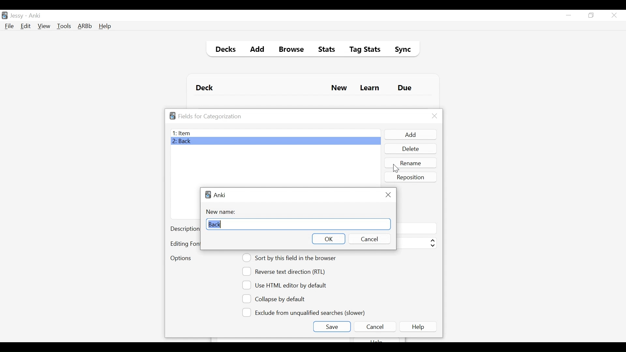 The height and width of the screenshot is (352, 626). I want to click on Restore, so click(591, 16).